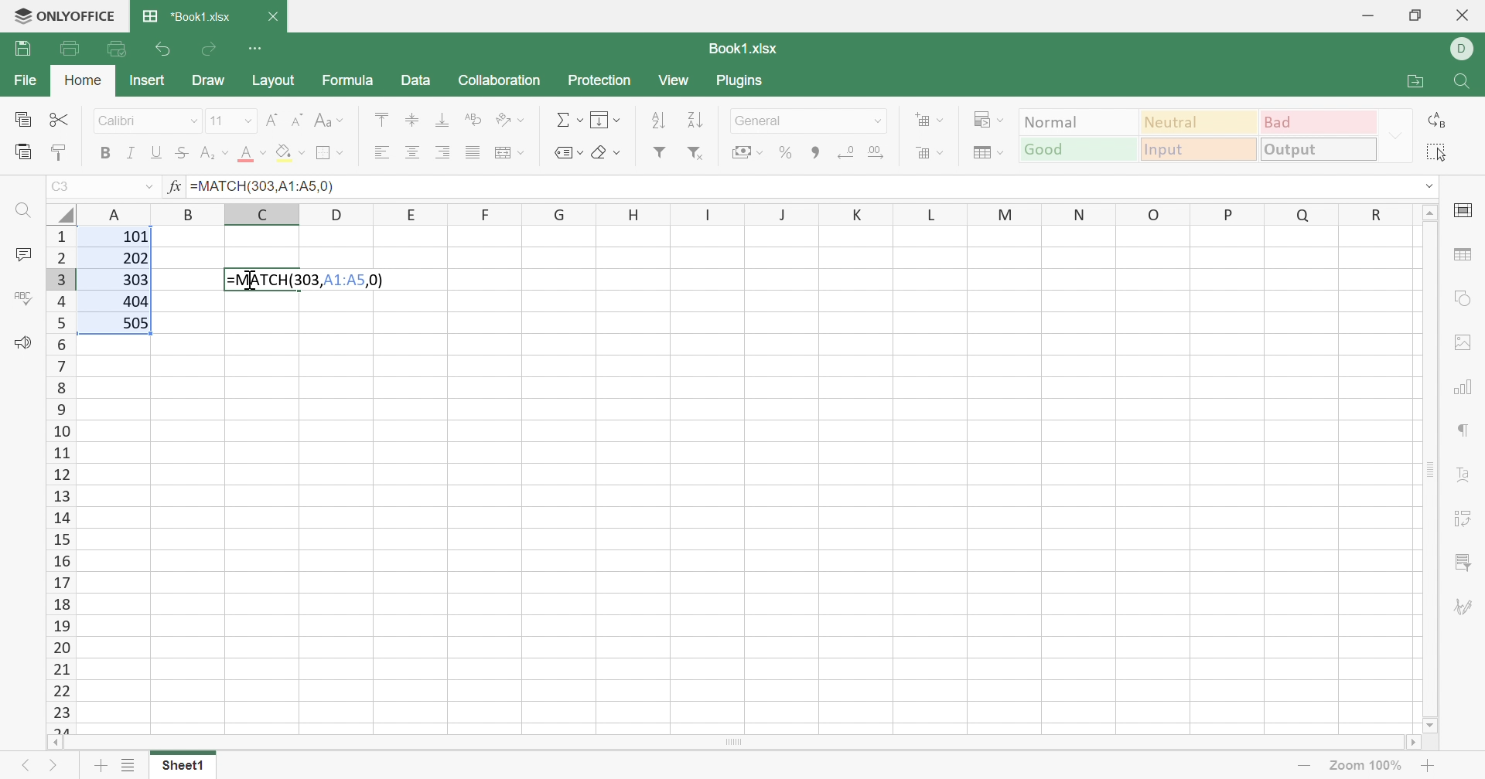 The height and width of the screenshot is (779, 1485). What do you see at coordinates (25, 82) in the screenshot?
I see `File` at bounding box center [25, 82].